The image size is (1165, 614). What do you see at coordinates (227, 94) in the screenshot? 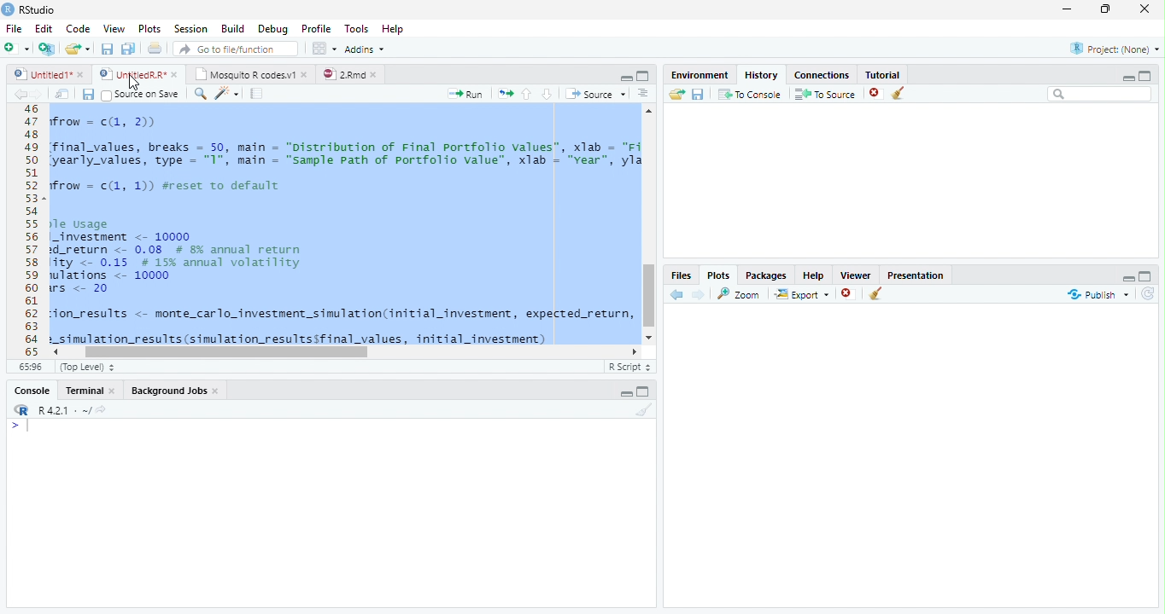
I see `Code Tools` at bounding box center [227, 94].